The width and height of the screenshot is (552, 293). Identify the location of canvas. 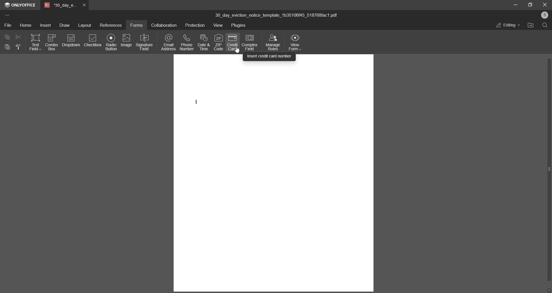
(273, 175).